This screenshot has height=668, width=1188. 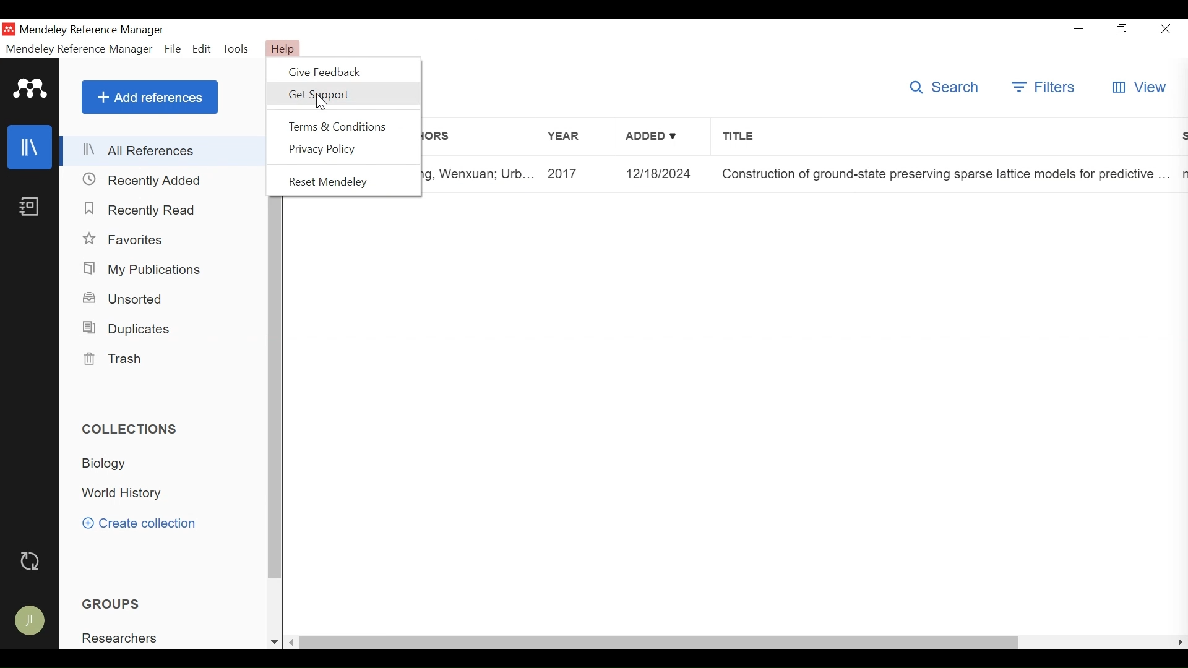 I want to click on Notebook, so click(x=30, y=206).